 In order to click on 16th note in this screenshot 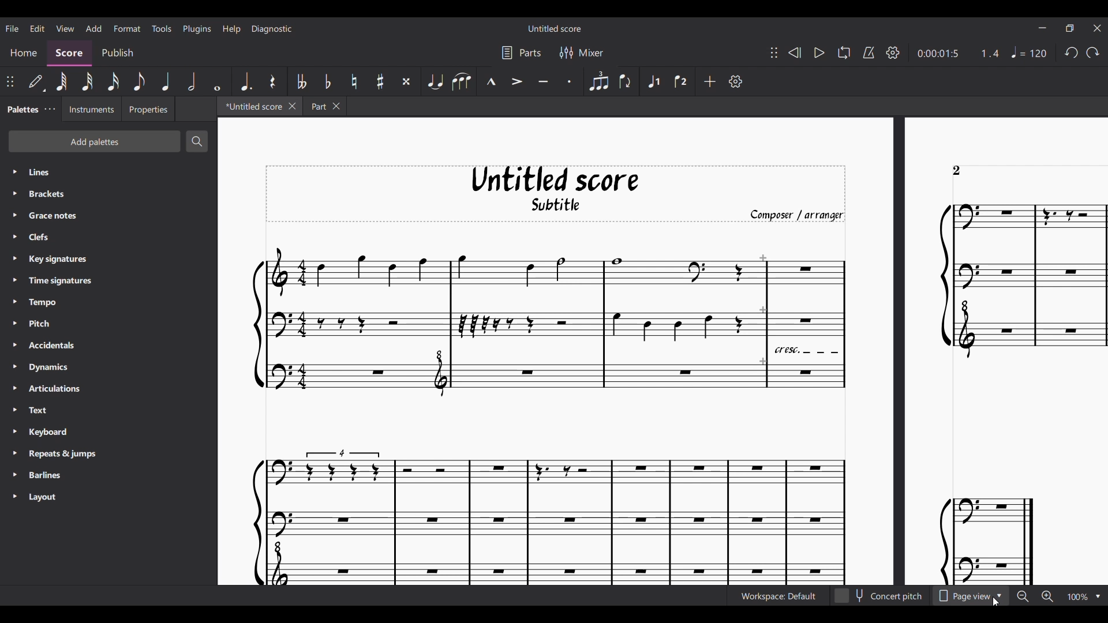, I will do `click(114, 81)`.